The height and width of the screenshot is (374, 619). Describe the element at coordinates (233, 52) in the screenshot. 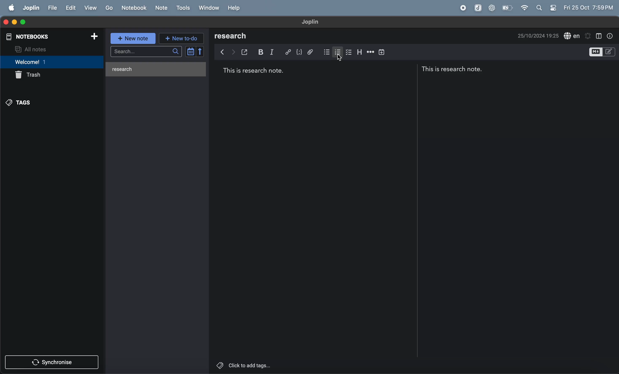

I see `forward` at that location.